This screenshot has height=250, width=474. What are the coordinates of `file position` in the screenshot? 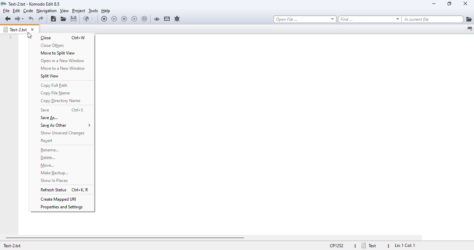 It's located at (404, 245).